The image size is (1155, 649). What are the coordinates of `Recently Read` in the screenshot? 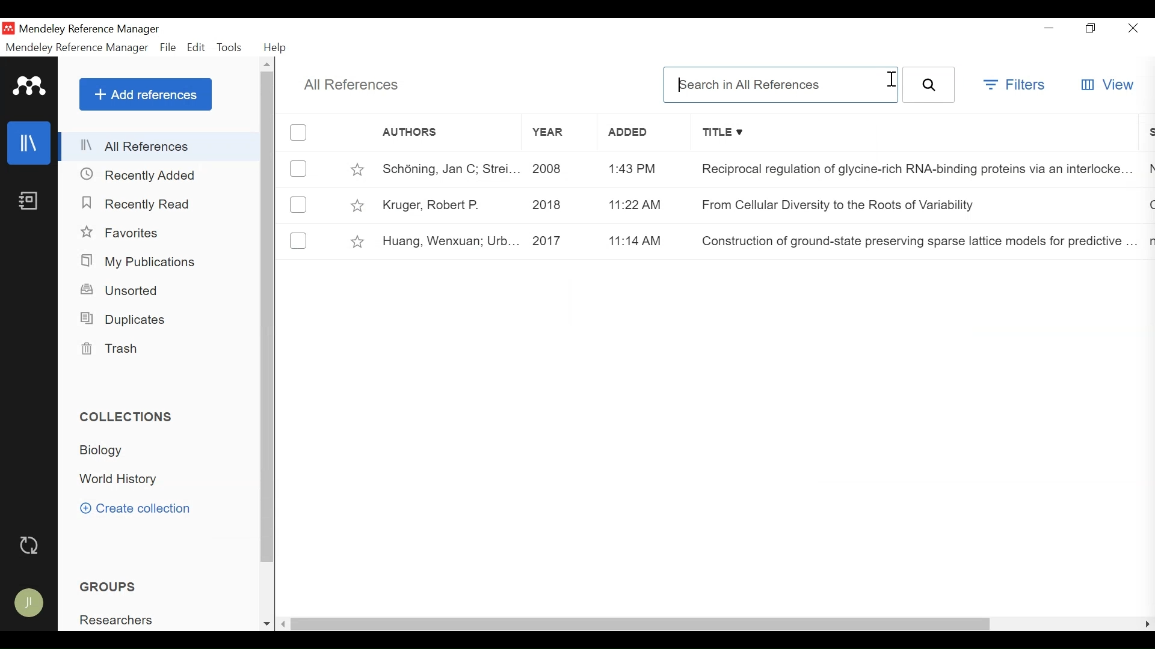 It's located at (137, 204).